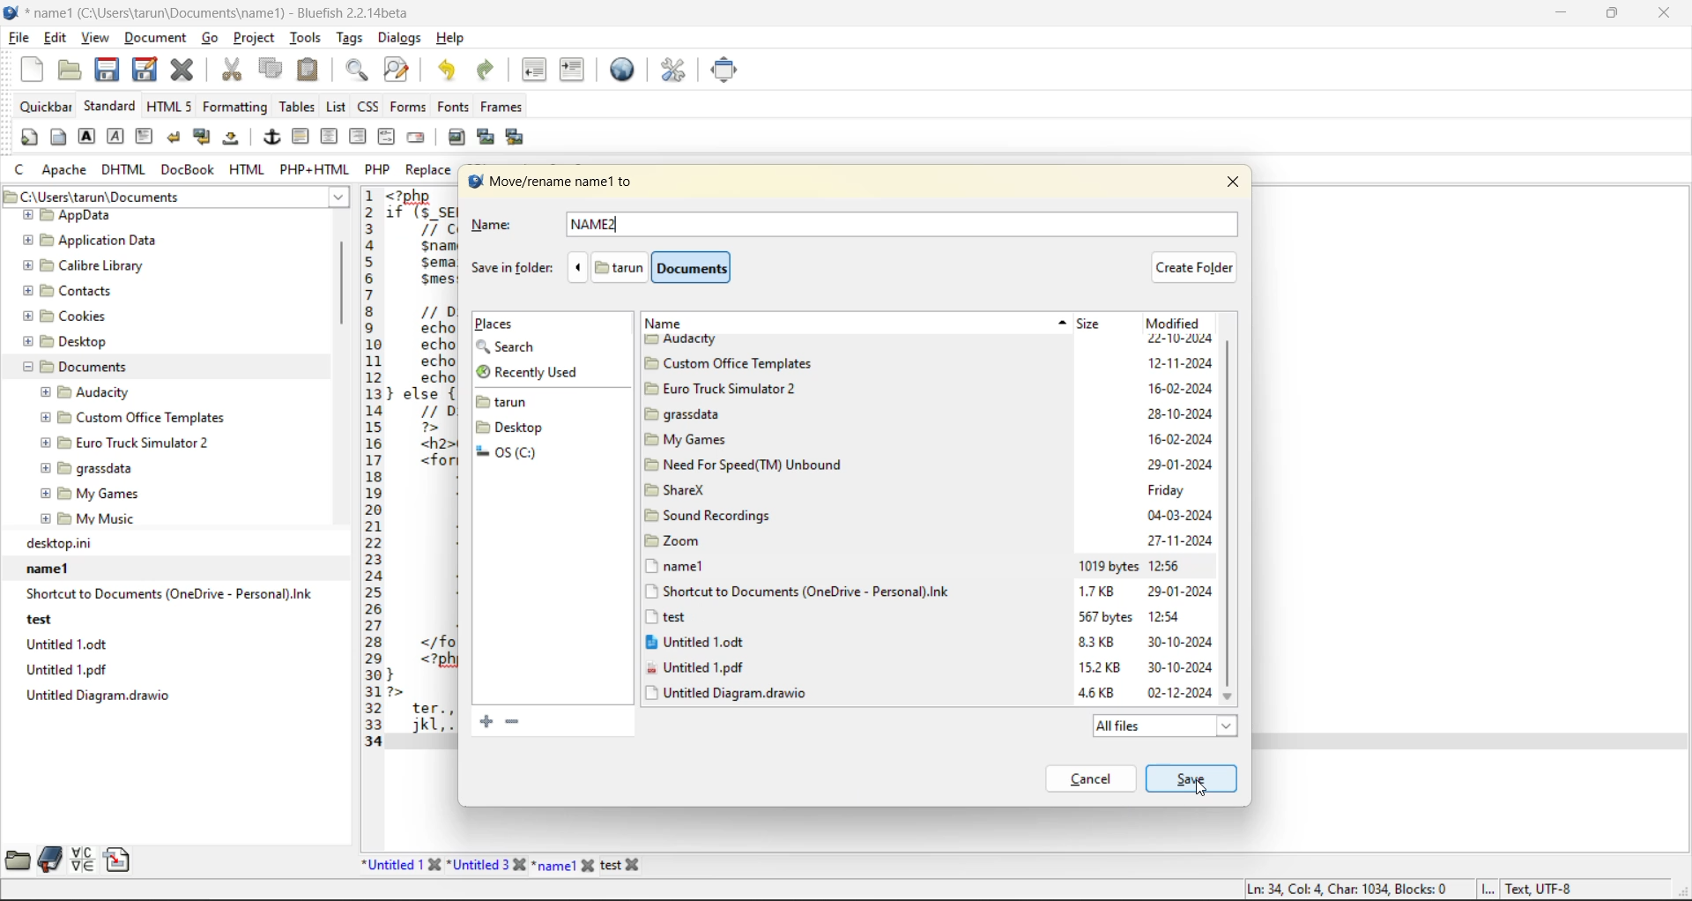 The image size is (1692, 901). Describe the element at coordinates (147, 69) in the screenshot. I see `save as` at that location.